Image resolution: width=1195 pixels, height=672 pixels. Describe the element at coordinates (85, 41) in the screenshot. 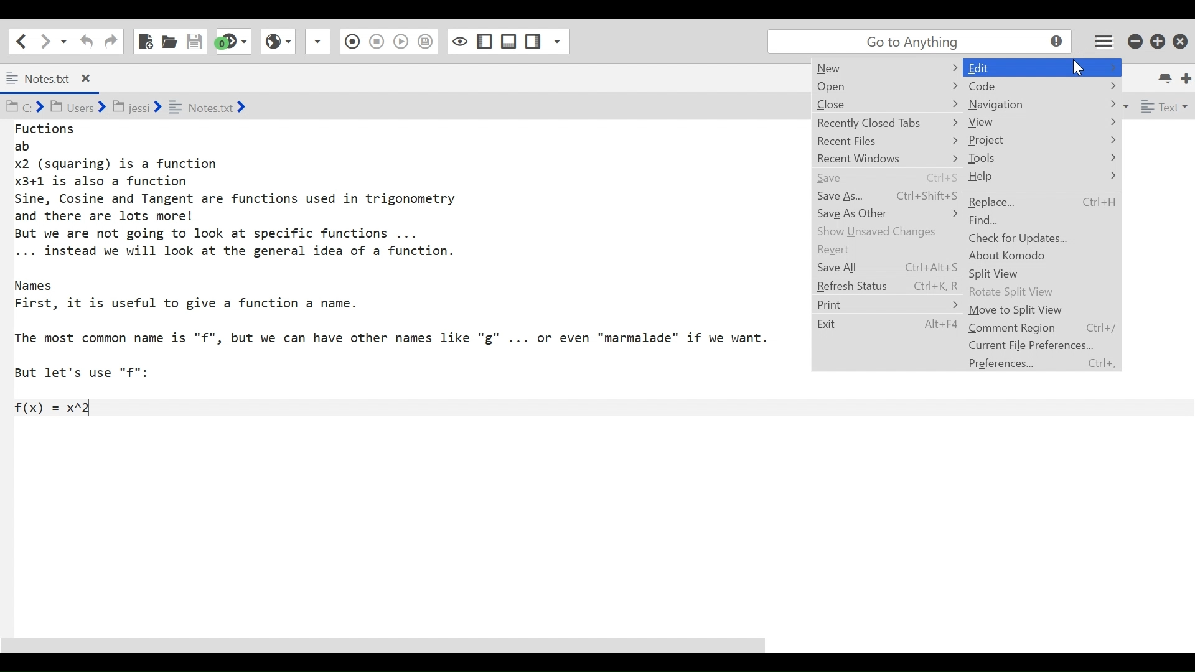

I see `Undo` at that location.